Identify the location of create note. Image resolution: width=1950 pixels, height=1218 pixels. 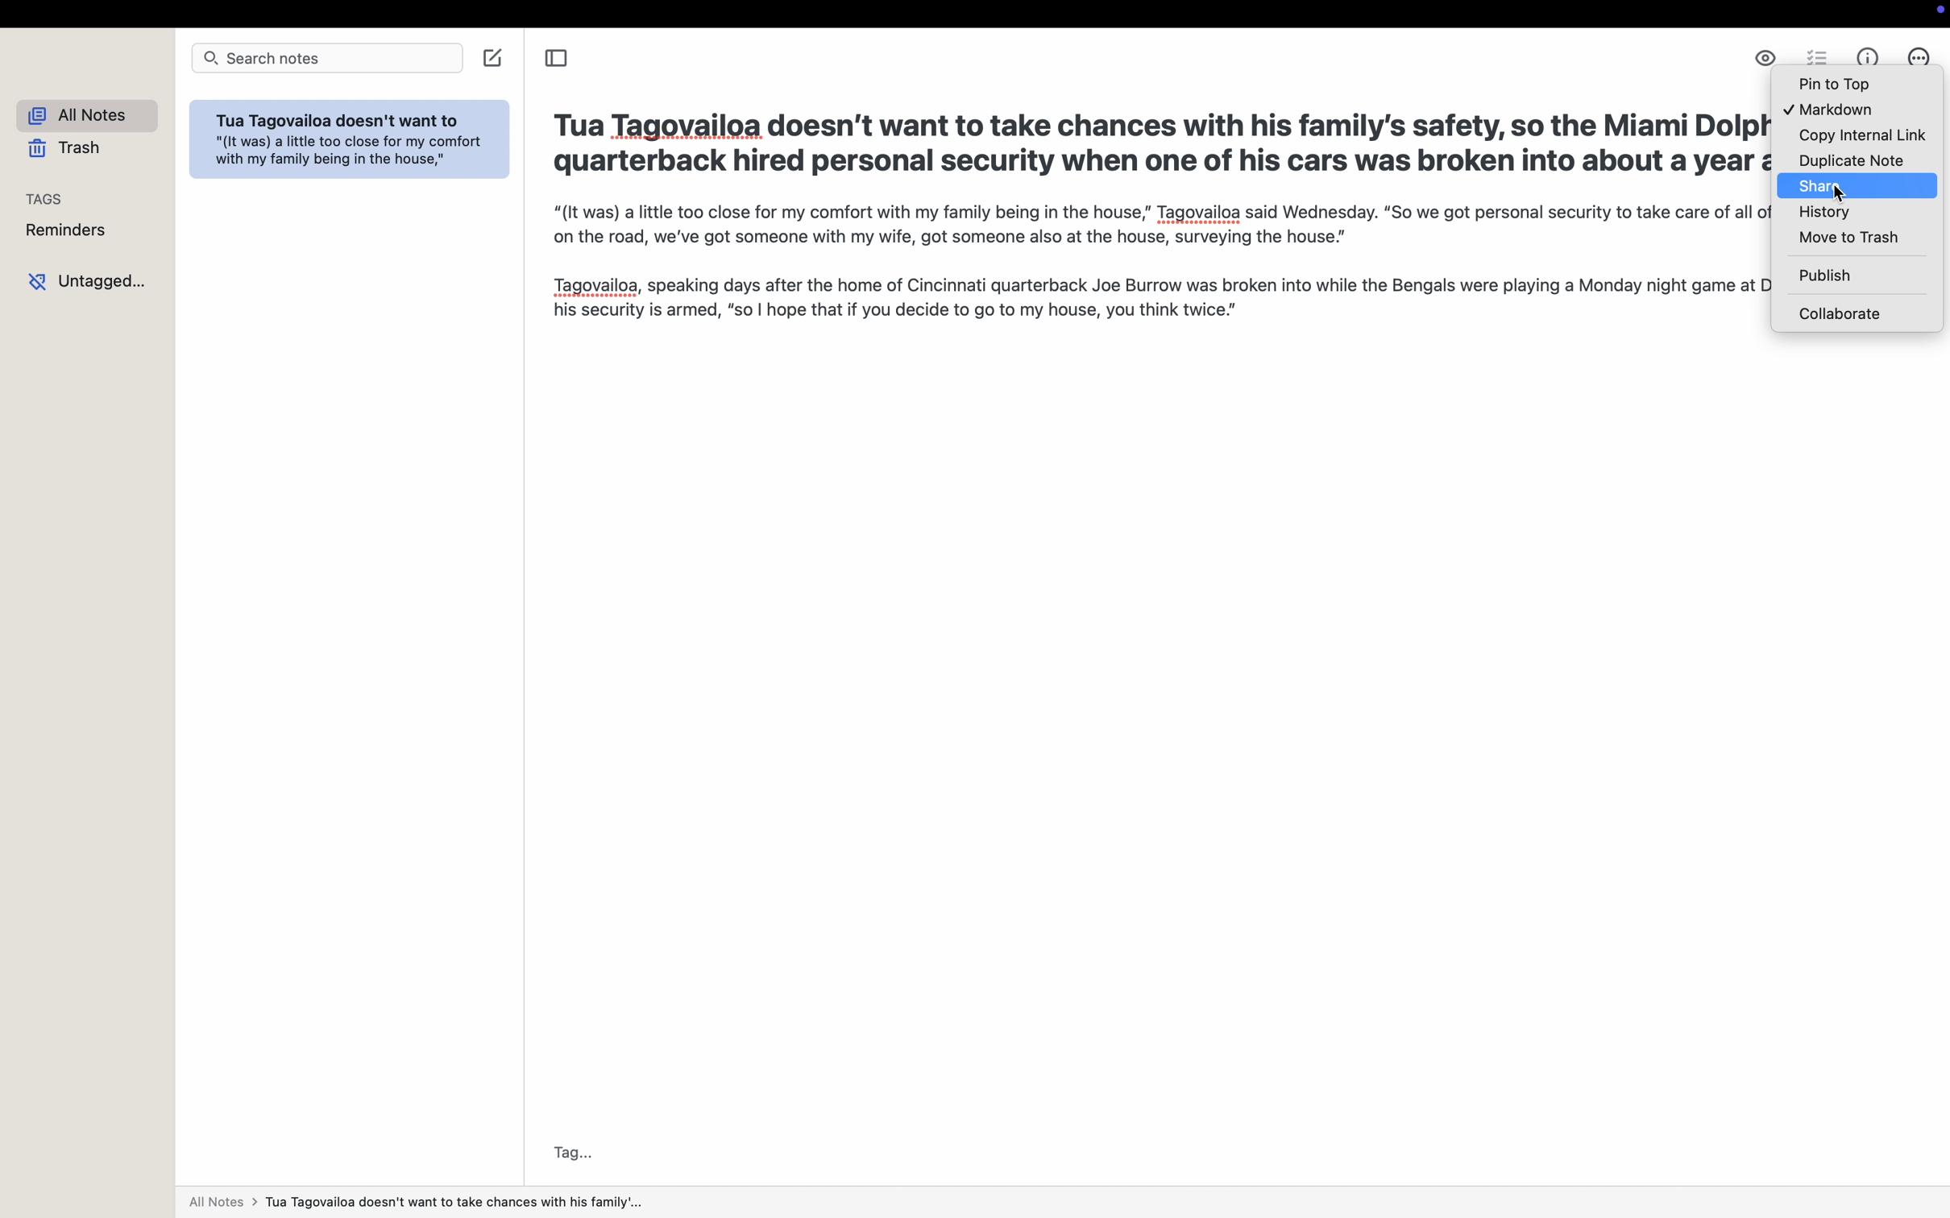
(493, 58).